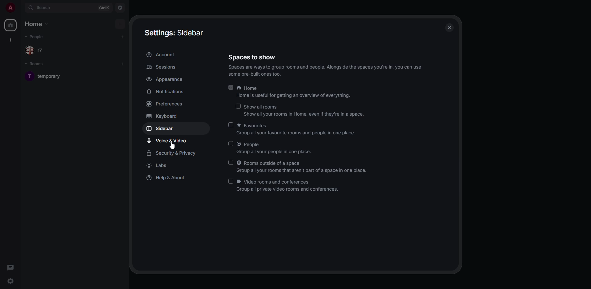 This screenshot has width=591, height=289. I want to click on spaces to show, so click(252, 57).